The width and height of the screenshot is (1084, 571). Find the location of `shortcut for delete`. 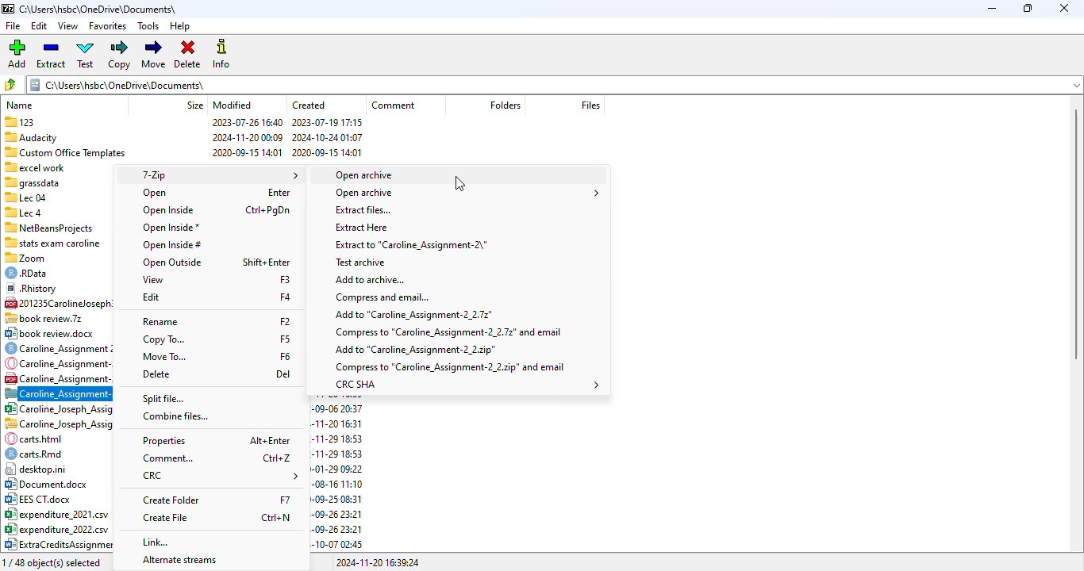

shortcut for delete is located at coordinates (283, 374).